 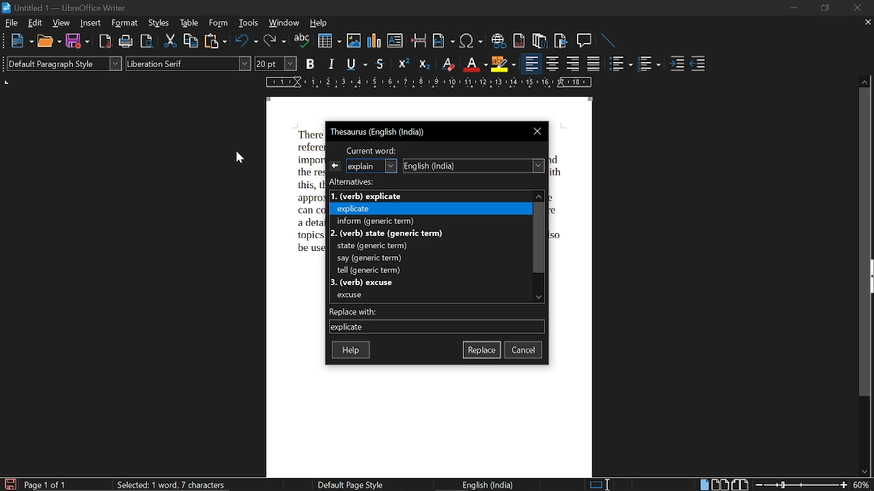 I want to click on cursor, so click(x=239, y=158).